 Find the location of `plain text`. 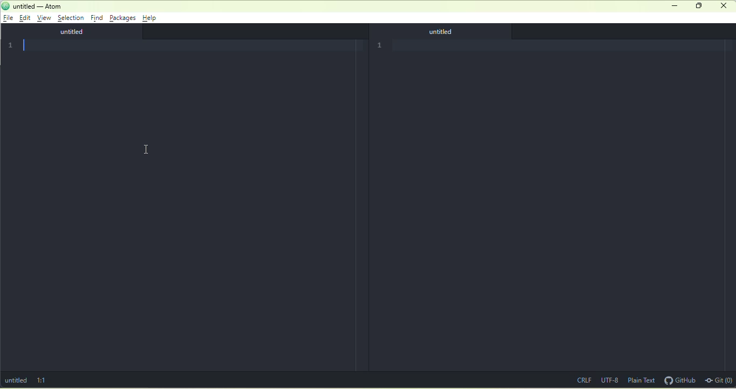

plain text is located at coordinates (642, 380).